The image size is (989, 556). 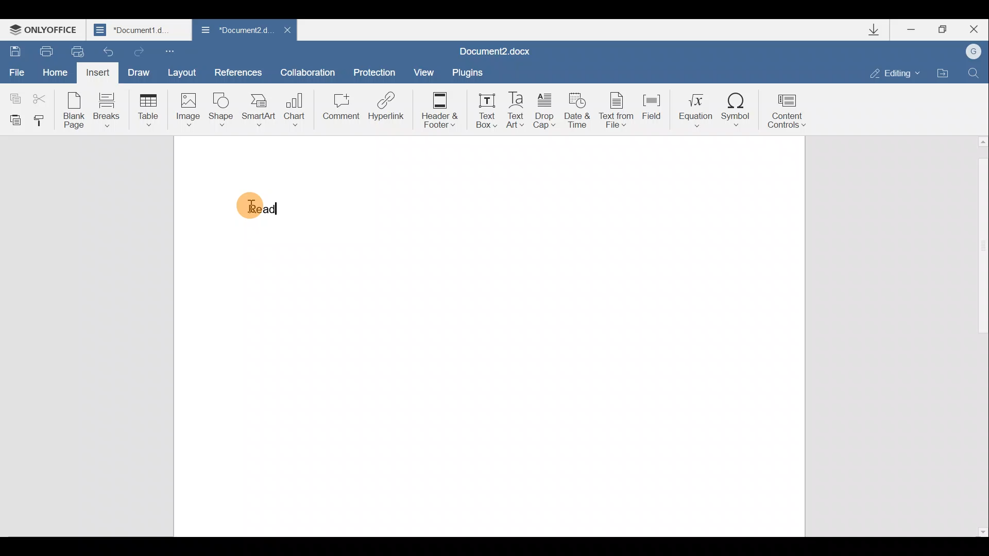 What do you see at coordinates (234, 30) in the screenshot?
I see `*Document2.d...` at bounding box center [234, 30].